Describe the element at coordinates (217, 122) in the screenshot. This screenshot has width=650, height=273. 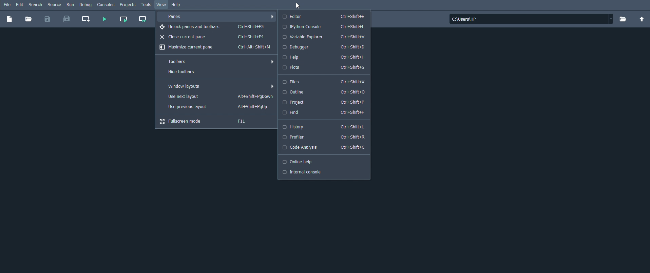
I see `Fullscreen mode` at that location.